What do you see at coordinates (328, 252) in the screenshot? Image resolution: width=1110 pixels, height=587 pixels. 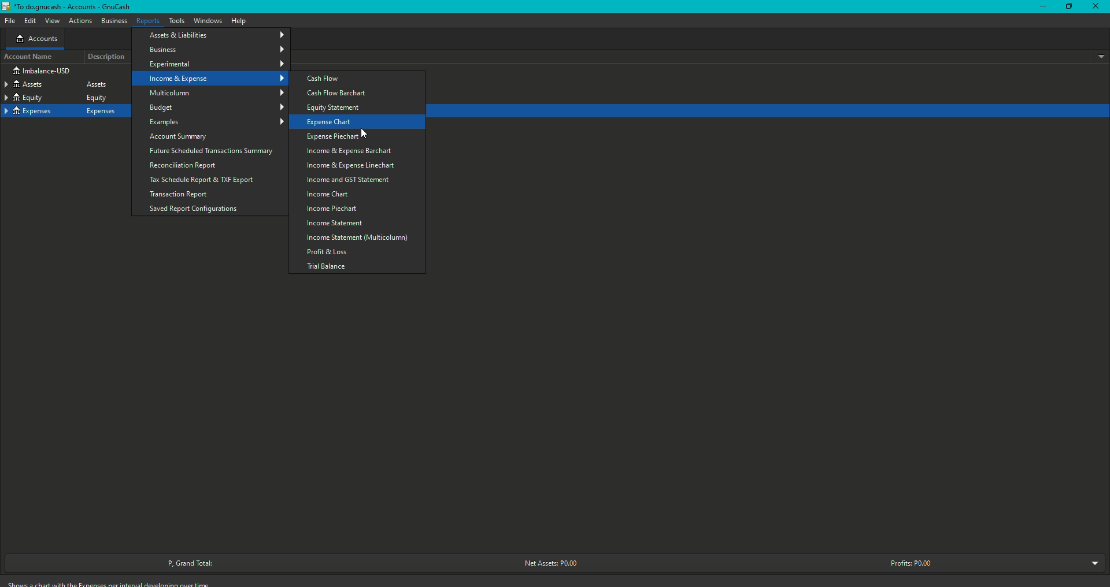 I see `Profit and Loss` at bounding box center [328, 252].